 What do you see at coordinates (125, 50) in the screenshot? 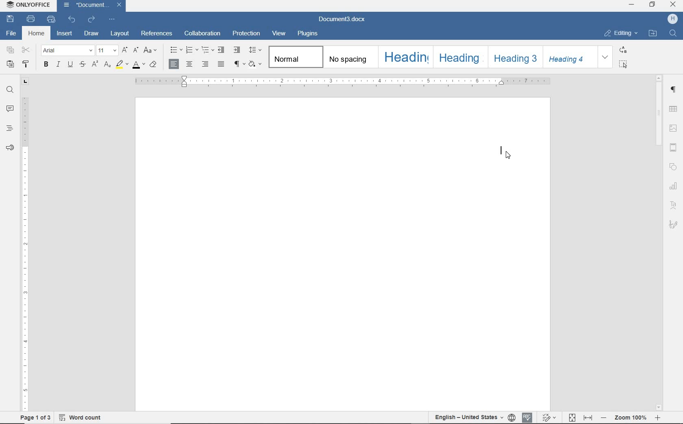
I see `INCREASE FONT SIZE` at bounding box center [125, 50].